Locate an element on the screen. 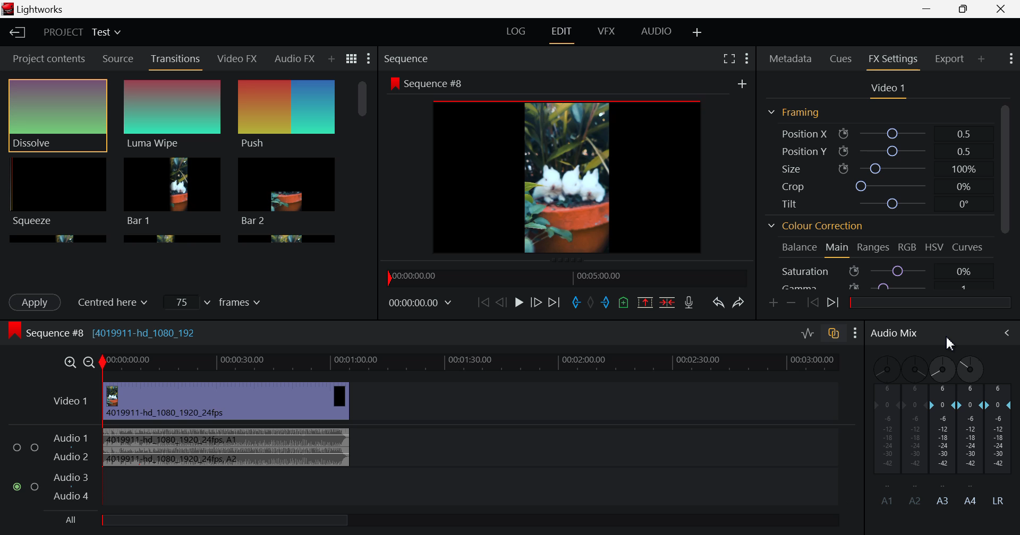 The height and width of the screenshot is (535, 1020). Curves is located at coordinates (967, 247).